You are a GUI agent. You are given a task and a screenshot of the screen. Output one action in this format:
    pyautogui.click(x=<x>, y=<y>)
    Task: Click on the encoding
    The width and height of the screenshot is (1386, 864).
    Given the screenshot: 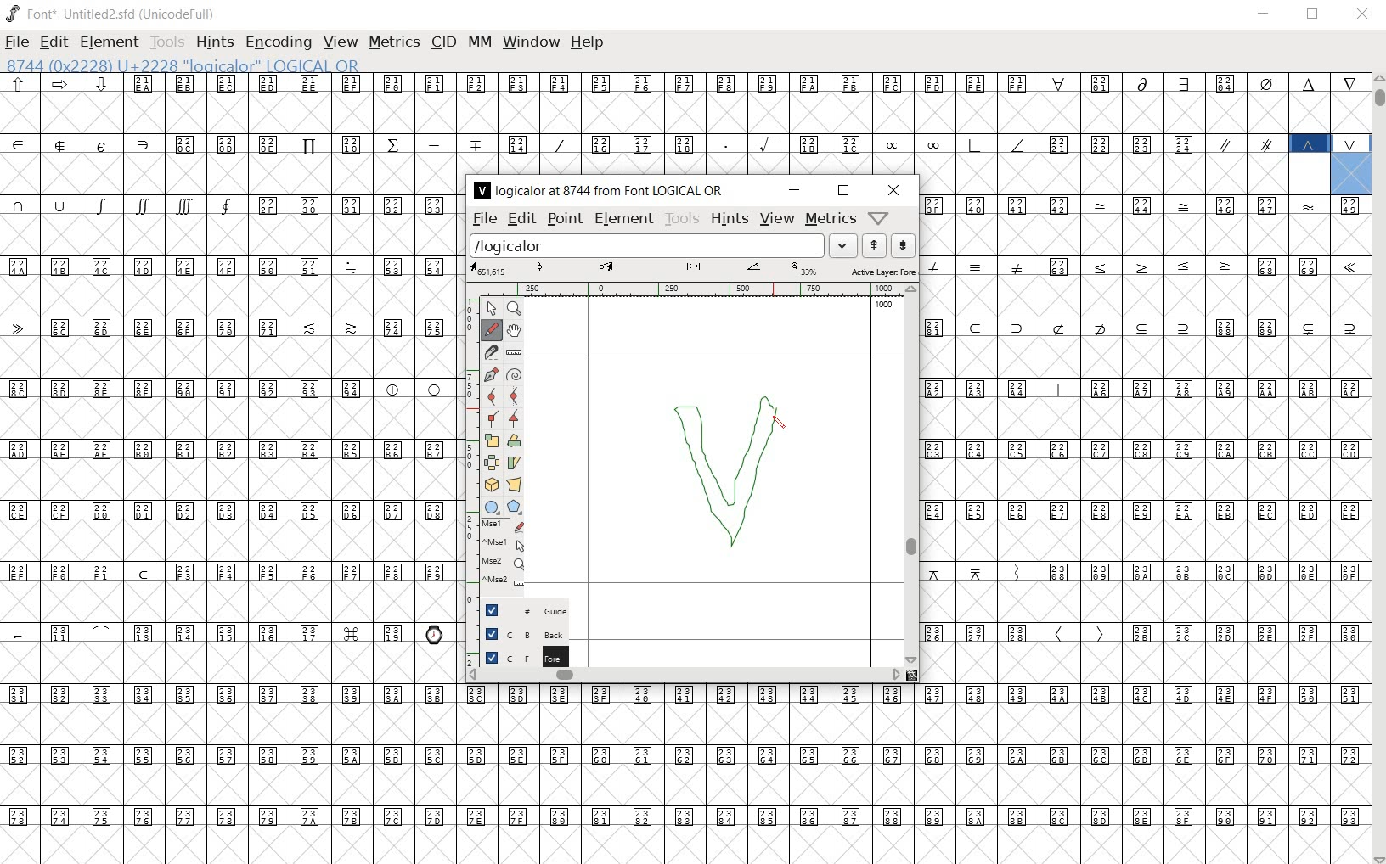 What is the action you would take?
    pyautogui.click(x=279, y=43)
    